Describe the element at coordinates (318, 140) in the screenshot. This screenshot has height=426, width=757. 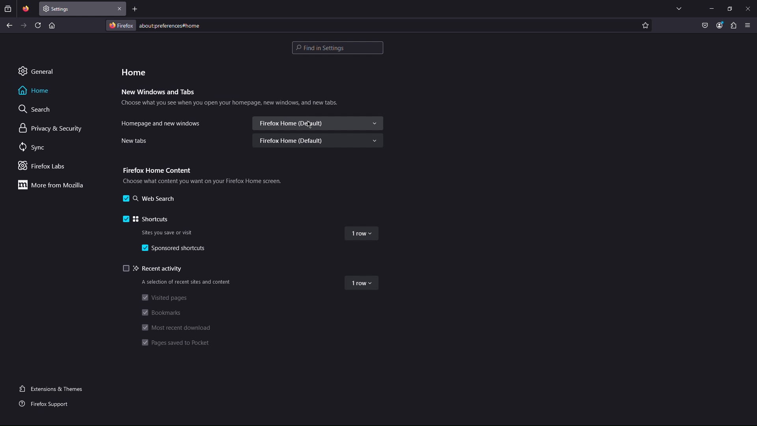
I see `Firefox Home (Default)` at that location.